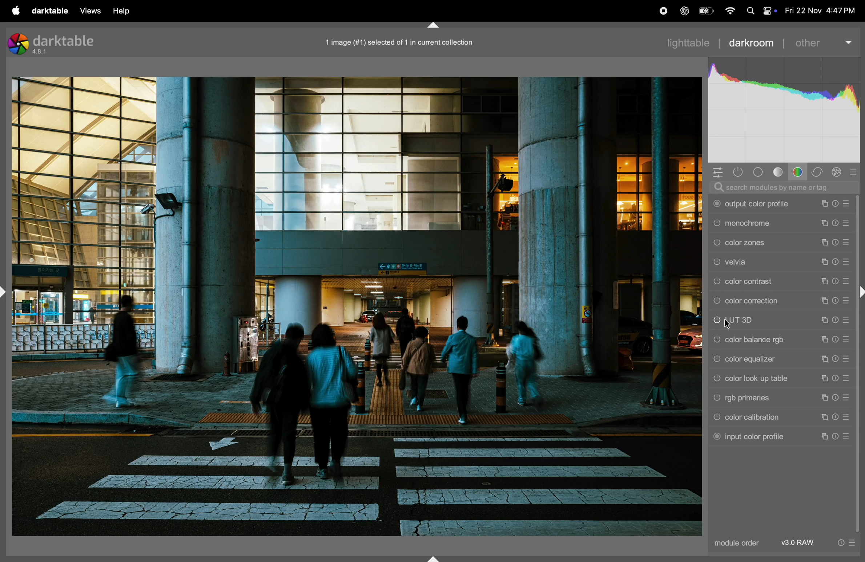 The image size is (865, 562). What do you see at coordinates (764, 418) in the screenshot?
I see `color calibration` at bounding box center [764, 418].